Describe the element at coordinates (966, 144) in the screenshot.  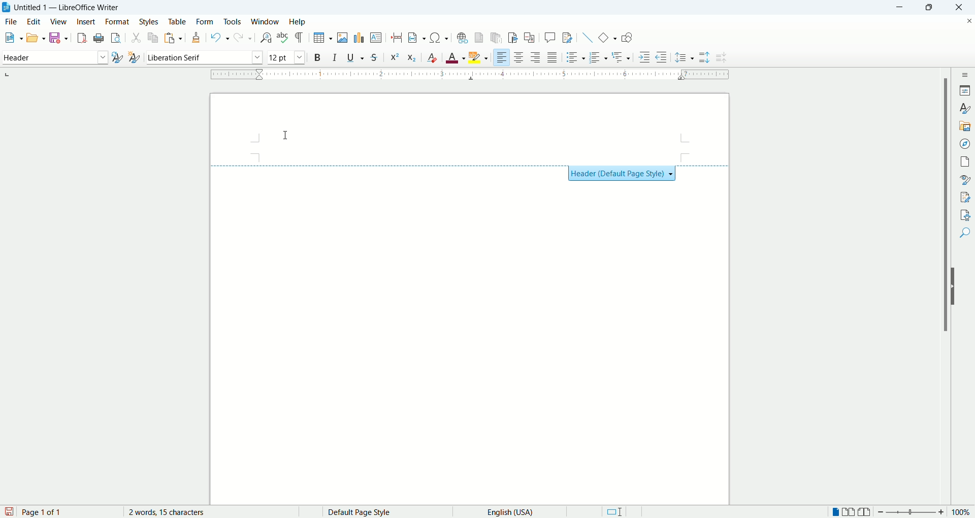
I see `navigator` at that location.